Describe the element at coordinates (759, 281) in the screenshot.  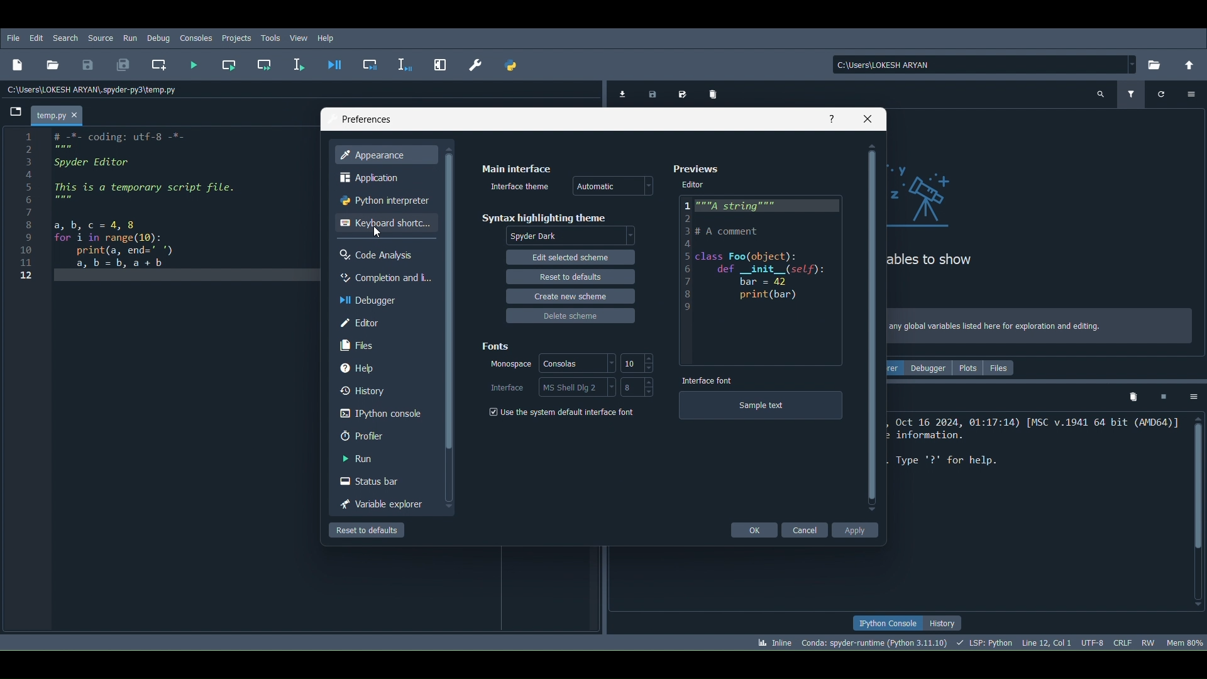
I see `Editor` at that location.